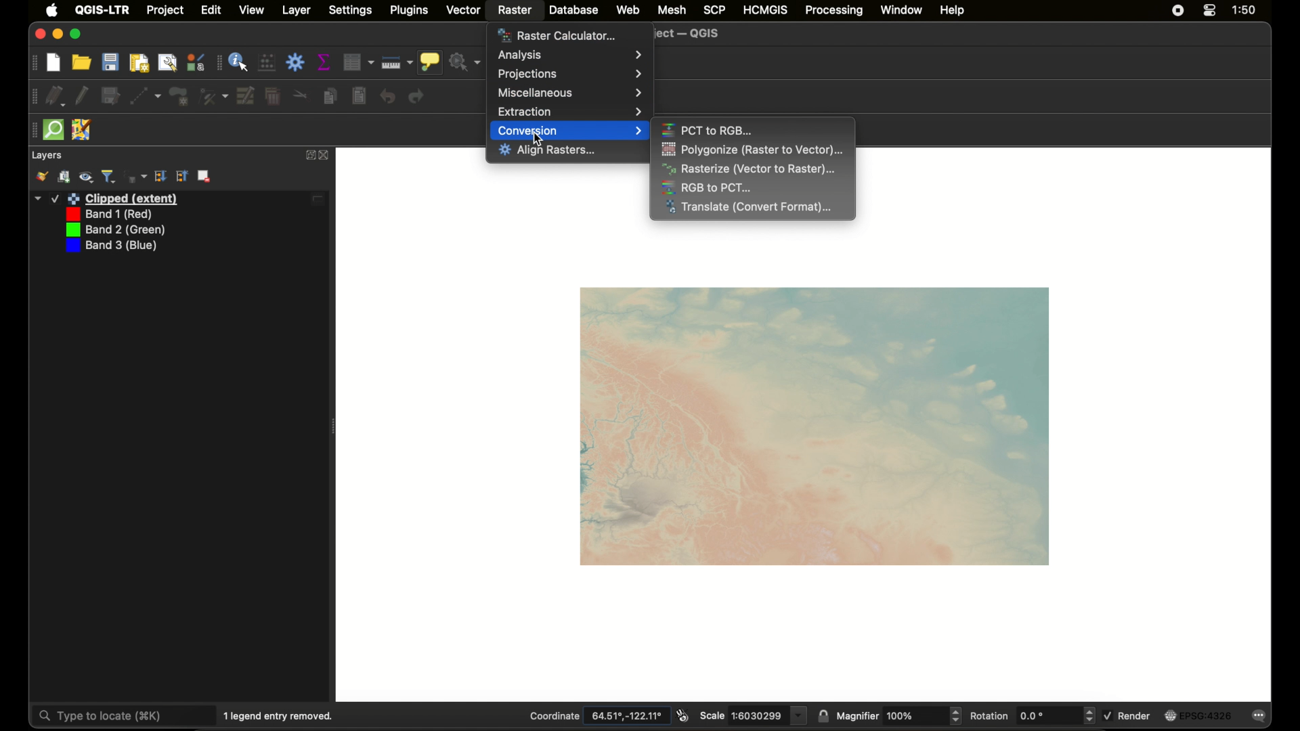  I want to click on polygon feature, so click(179, 97).